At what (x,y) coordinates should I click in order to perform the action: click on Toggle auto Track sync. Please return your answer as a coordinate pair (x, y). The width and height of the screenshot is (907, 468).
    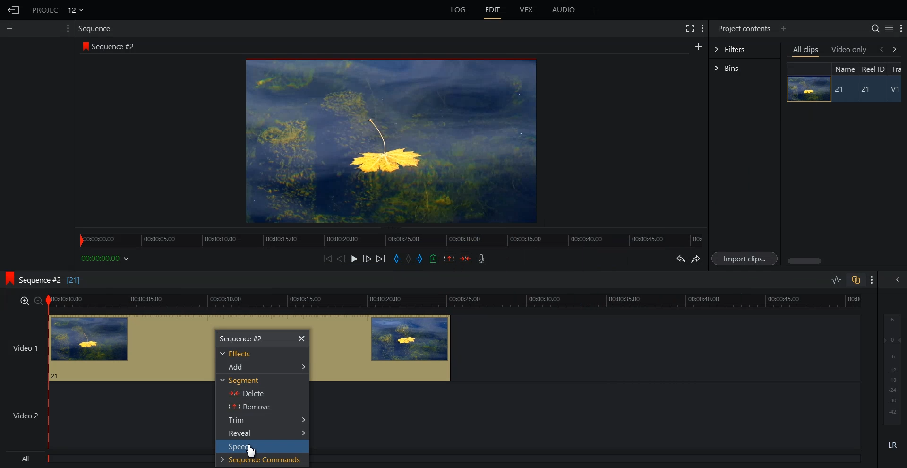
    Looking at the image, I should click on (856, 280).